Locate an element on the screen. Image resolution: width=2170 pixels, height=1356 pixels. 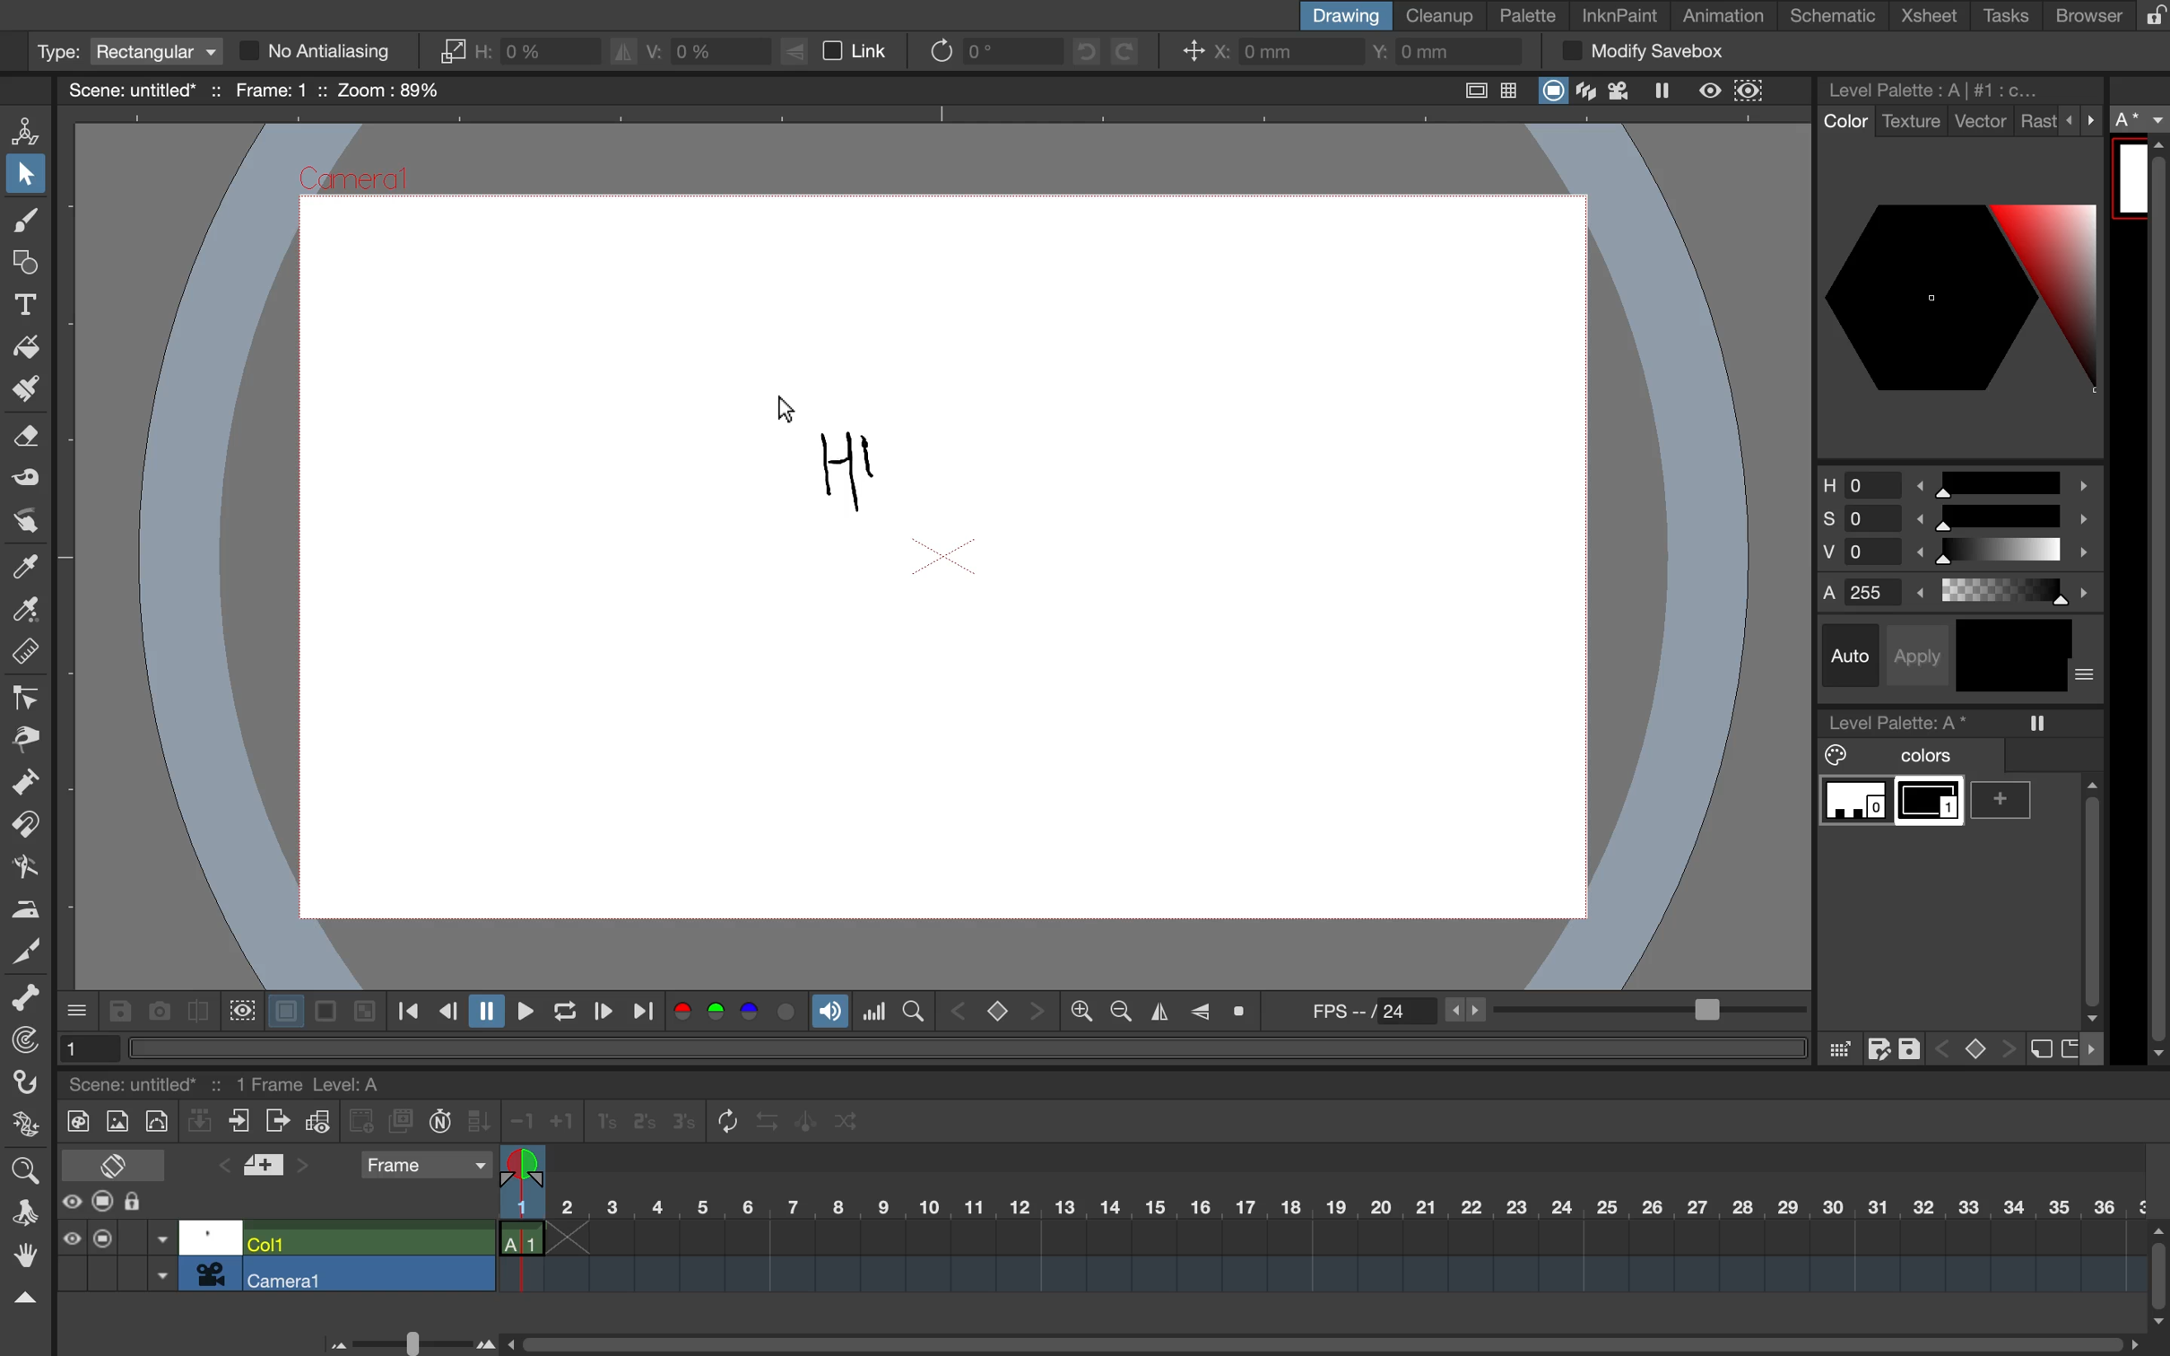
freeze is located at coordinates (2039, 723).